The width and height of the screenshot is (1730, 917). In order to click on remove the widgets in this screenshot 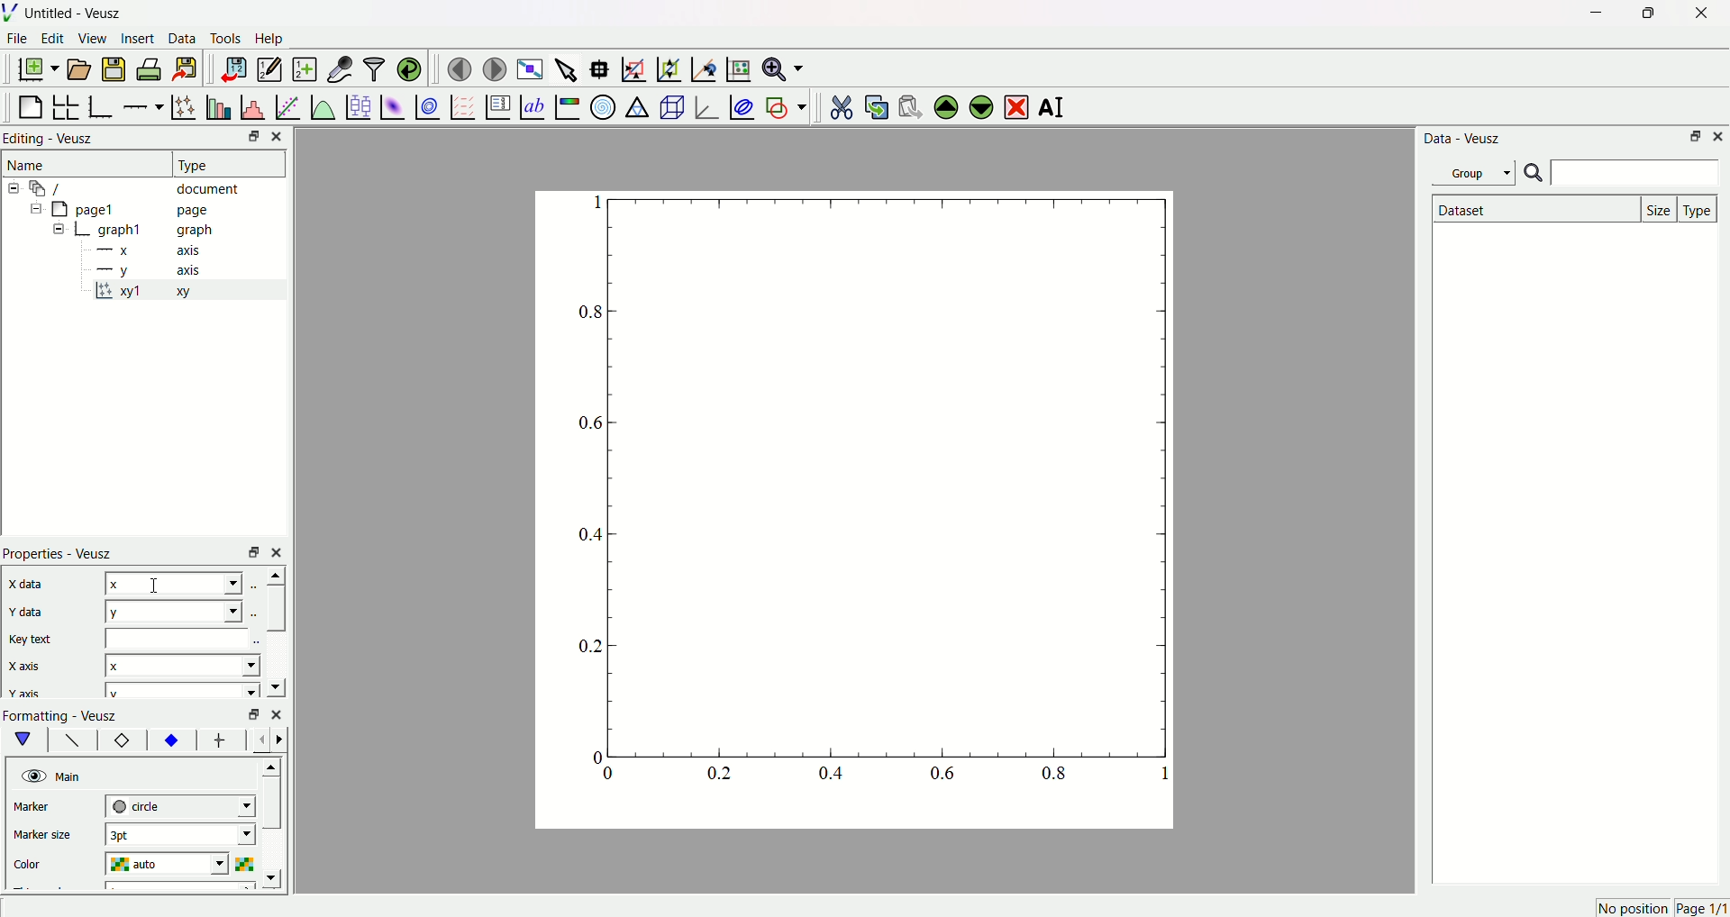, I will do `click(1015, 105)`.